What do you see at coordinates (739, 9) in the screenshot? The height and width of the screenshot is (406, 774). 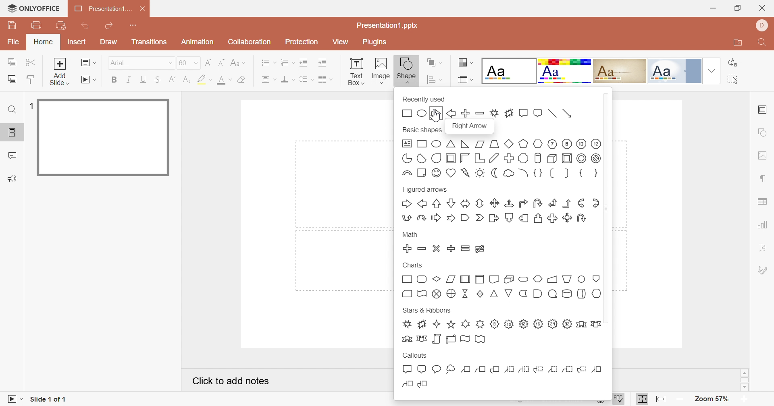 I see `Restore down` at bounding box center [739, 9].